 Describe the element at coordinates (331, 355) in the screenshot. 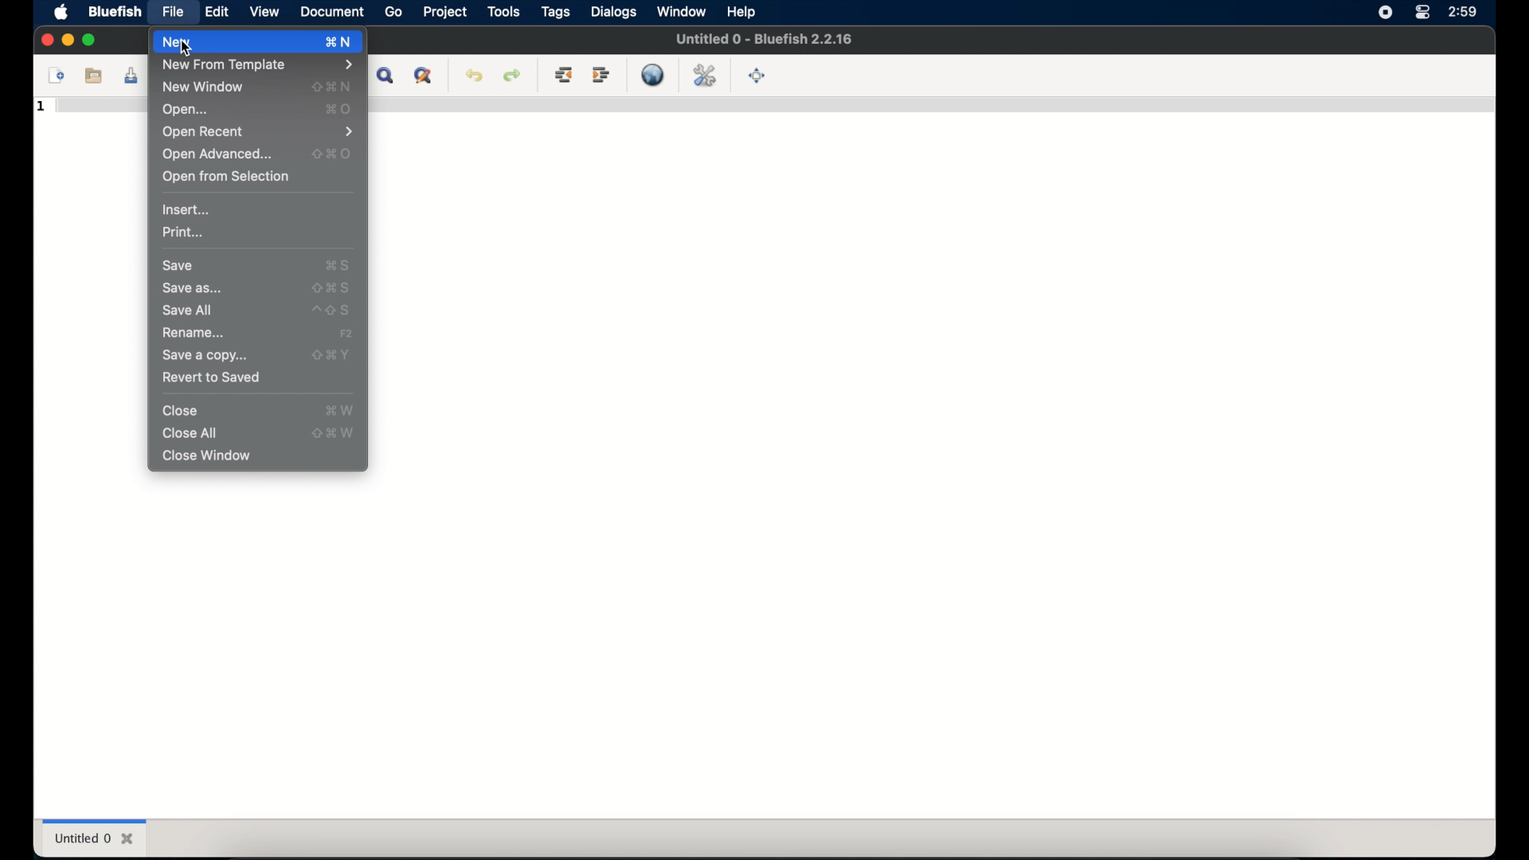

I see `save a copy shortcut` at that location.